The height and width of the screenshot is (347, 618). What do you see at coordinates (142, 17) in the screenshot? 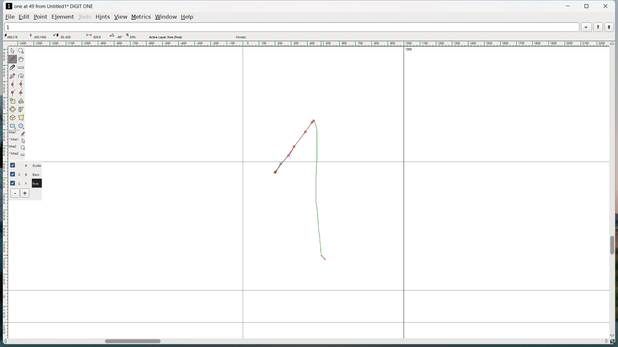
I see `metrics` at bounding box center [142, 17].